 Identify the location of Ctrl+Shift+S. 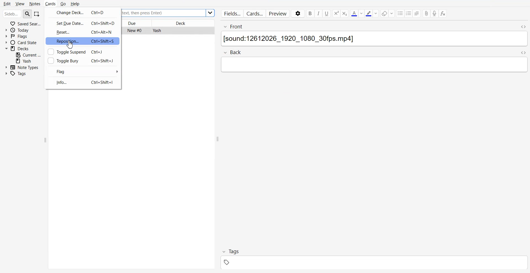
(104, 41).